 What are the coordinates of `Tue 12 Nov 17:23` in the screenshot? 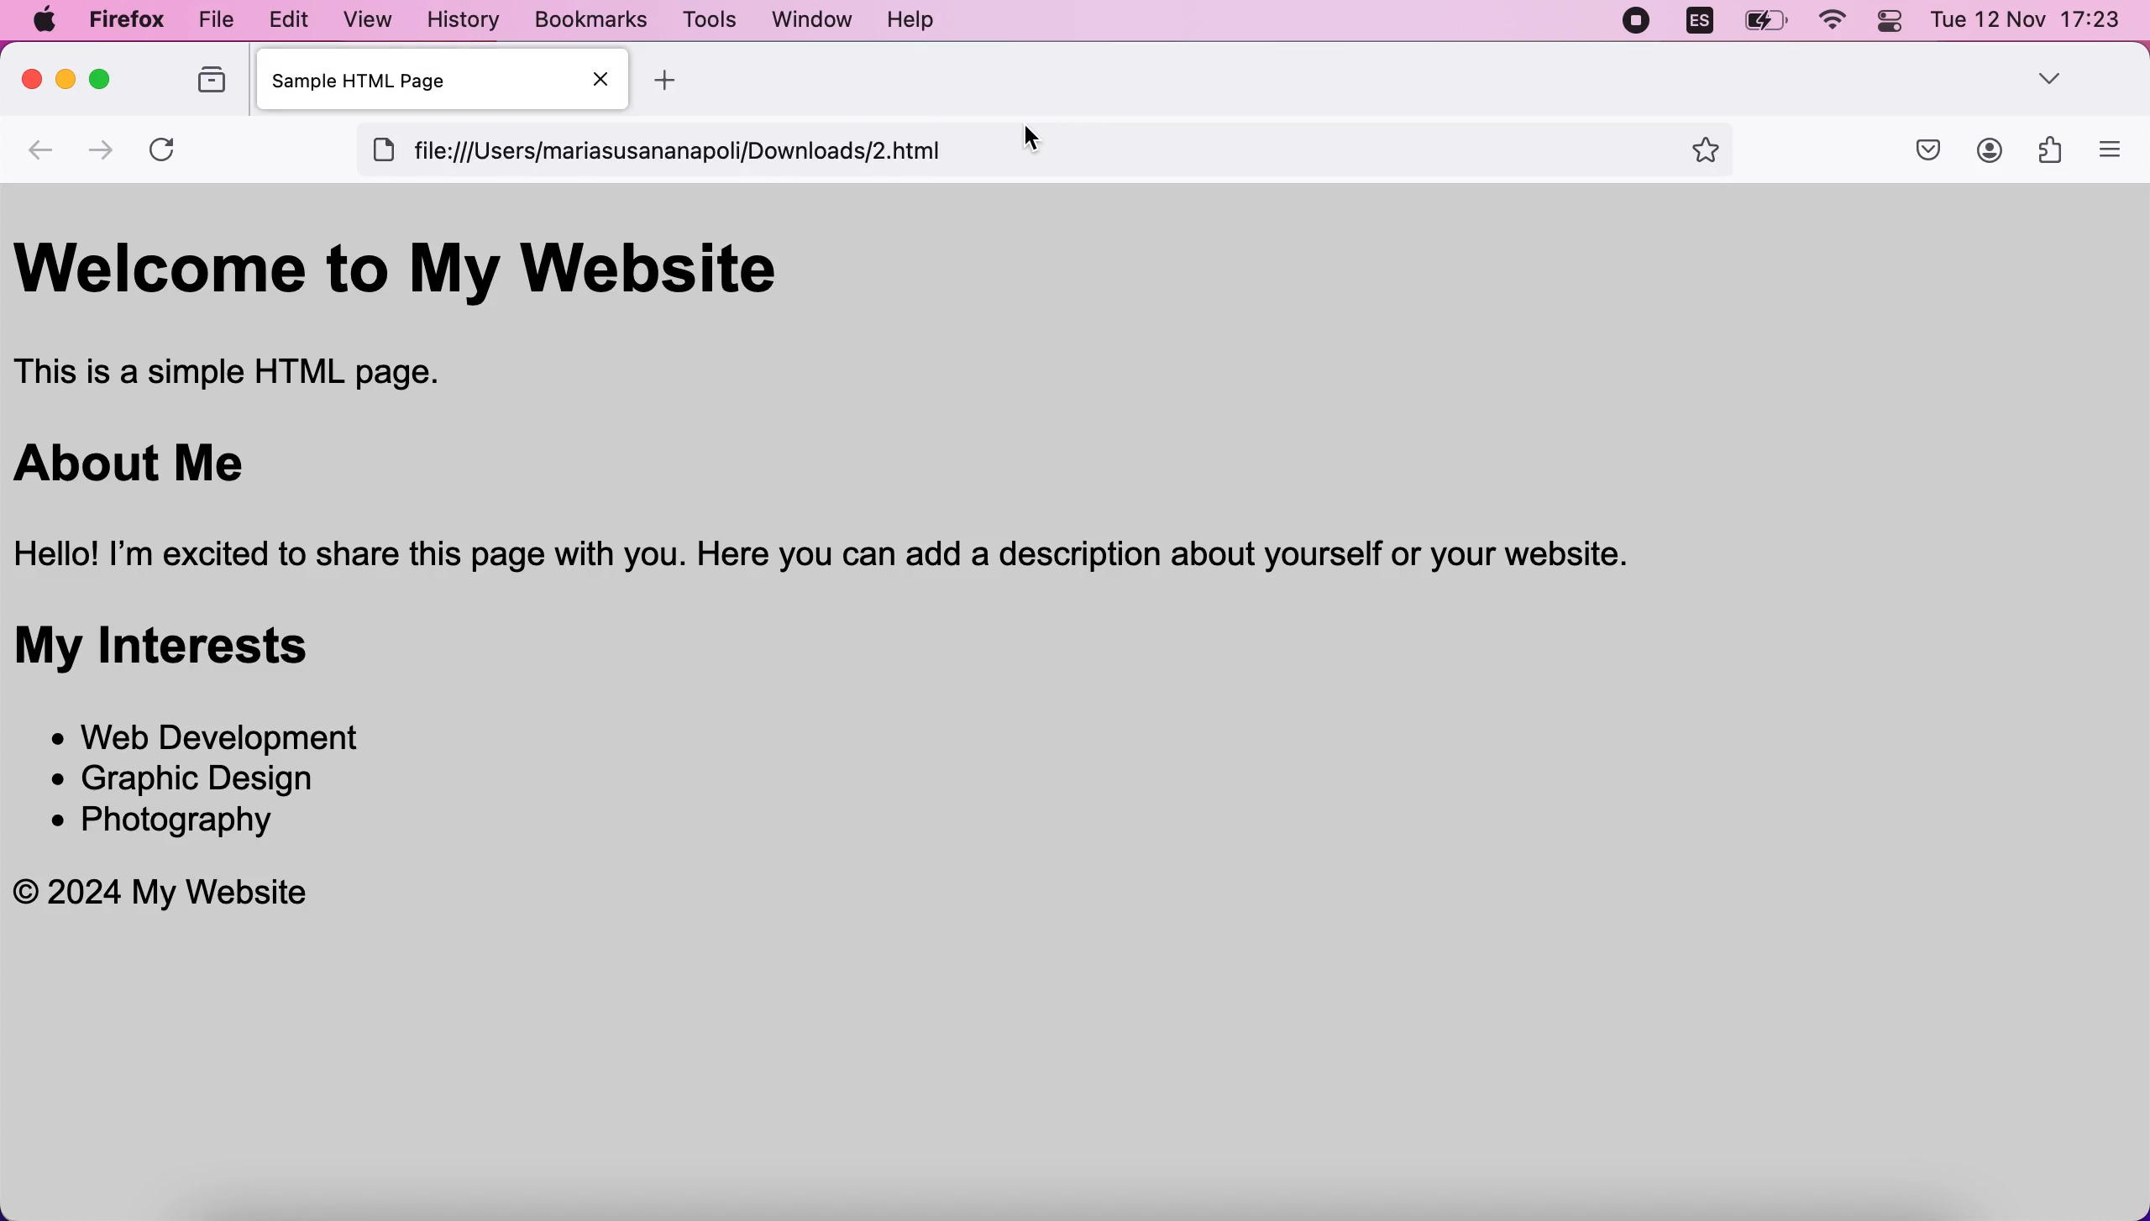 It's located at (2027, 21).